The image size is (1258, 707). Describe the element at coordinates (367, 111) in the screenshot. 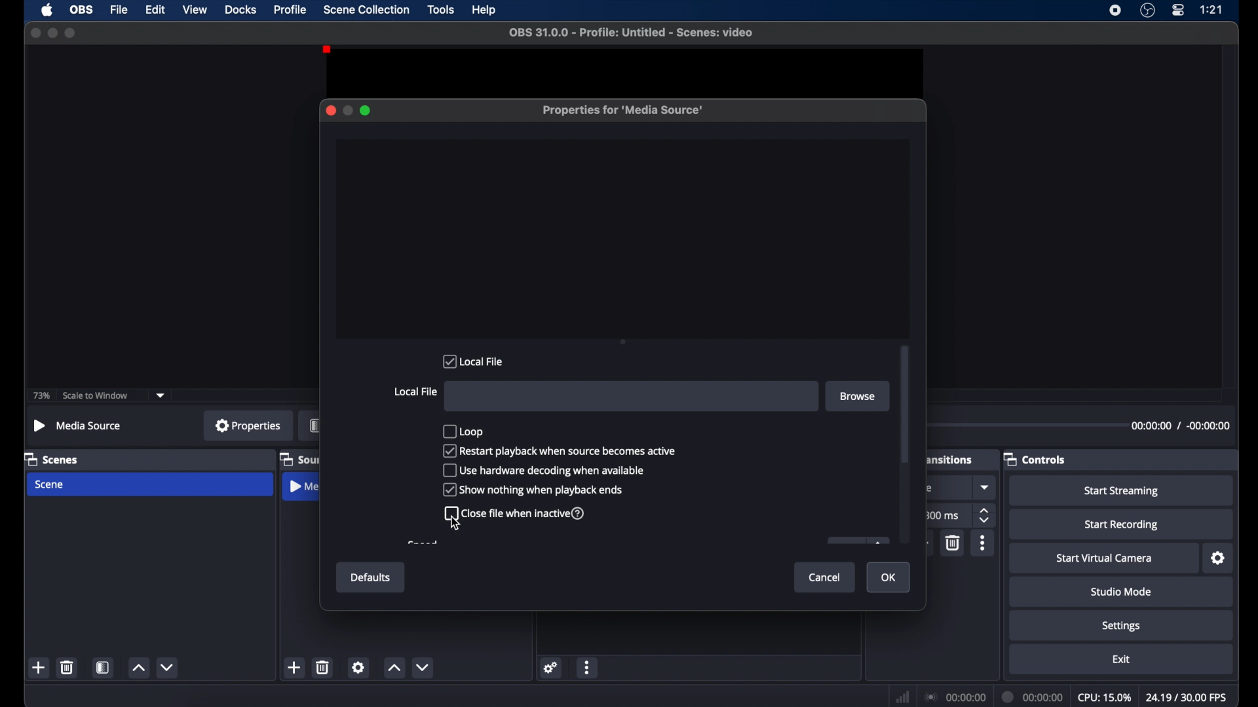

I see `maximize` at that location.